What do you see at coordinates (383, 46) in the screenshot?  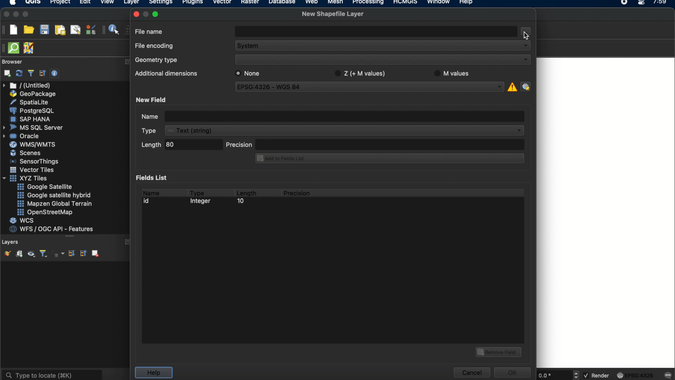 I see `system dropdown menu` at bounding box center [383, 46].